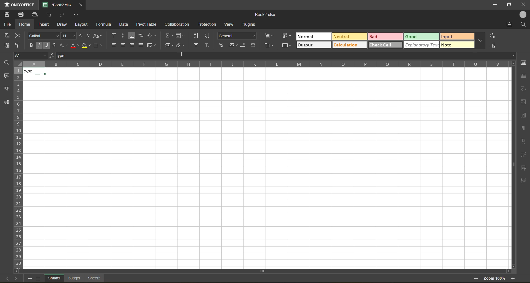 The image size is (530, 283). I want to click on neutral, so click(349, 36).